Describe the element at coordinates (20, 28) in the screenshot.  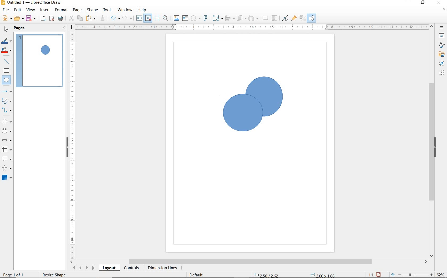
I see `PAGES` at that location.